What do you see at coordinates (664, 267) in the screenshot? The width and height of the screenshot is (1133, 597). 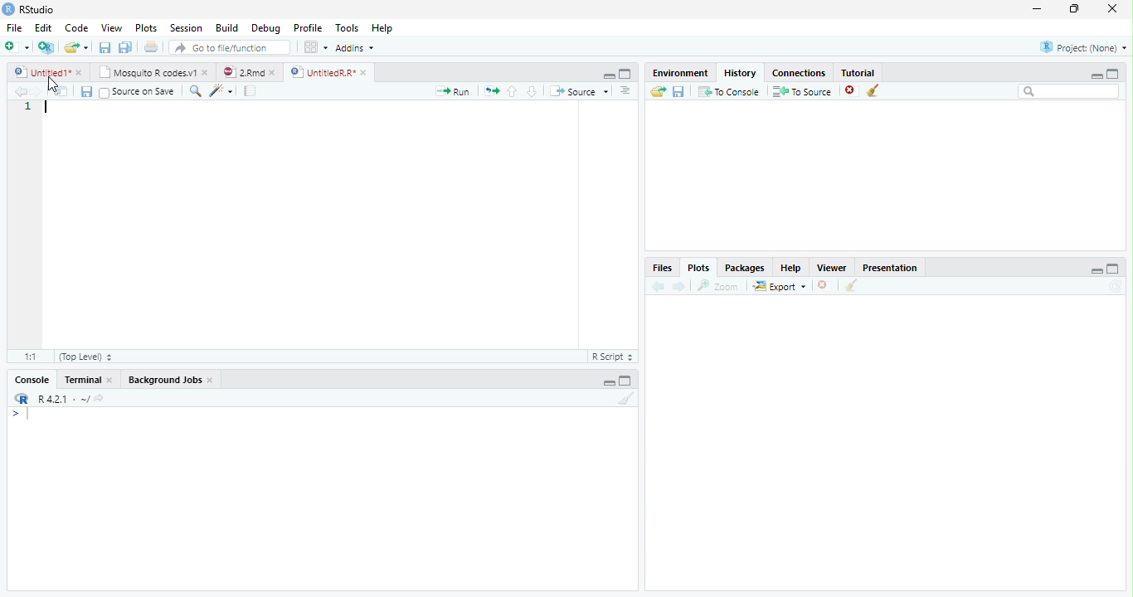 I see `Files` at bounding box center [664, 267].